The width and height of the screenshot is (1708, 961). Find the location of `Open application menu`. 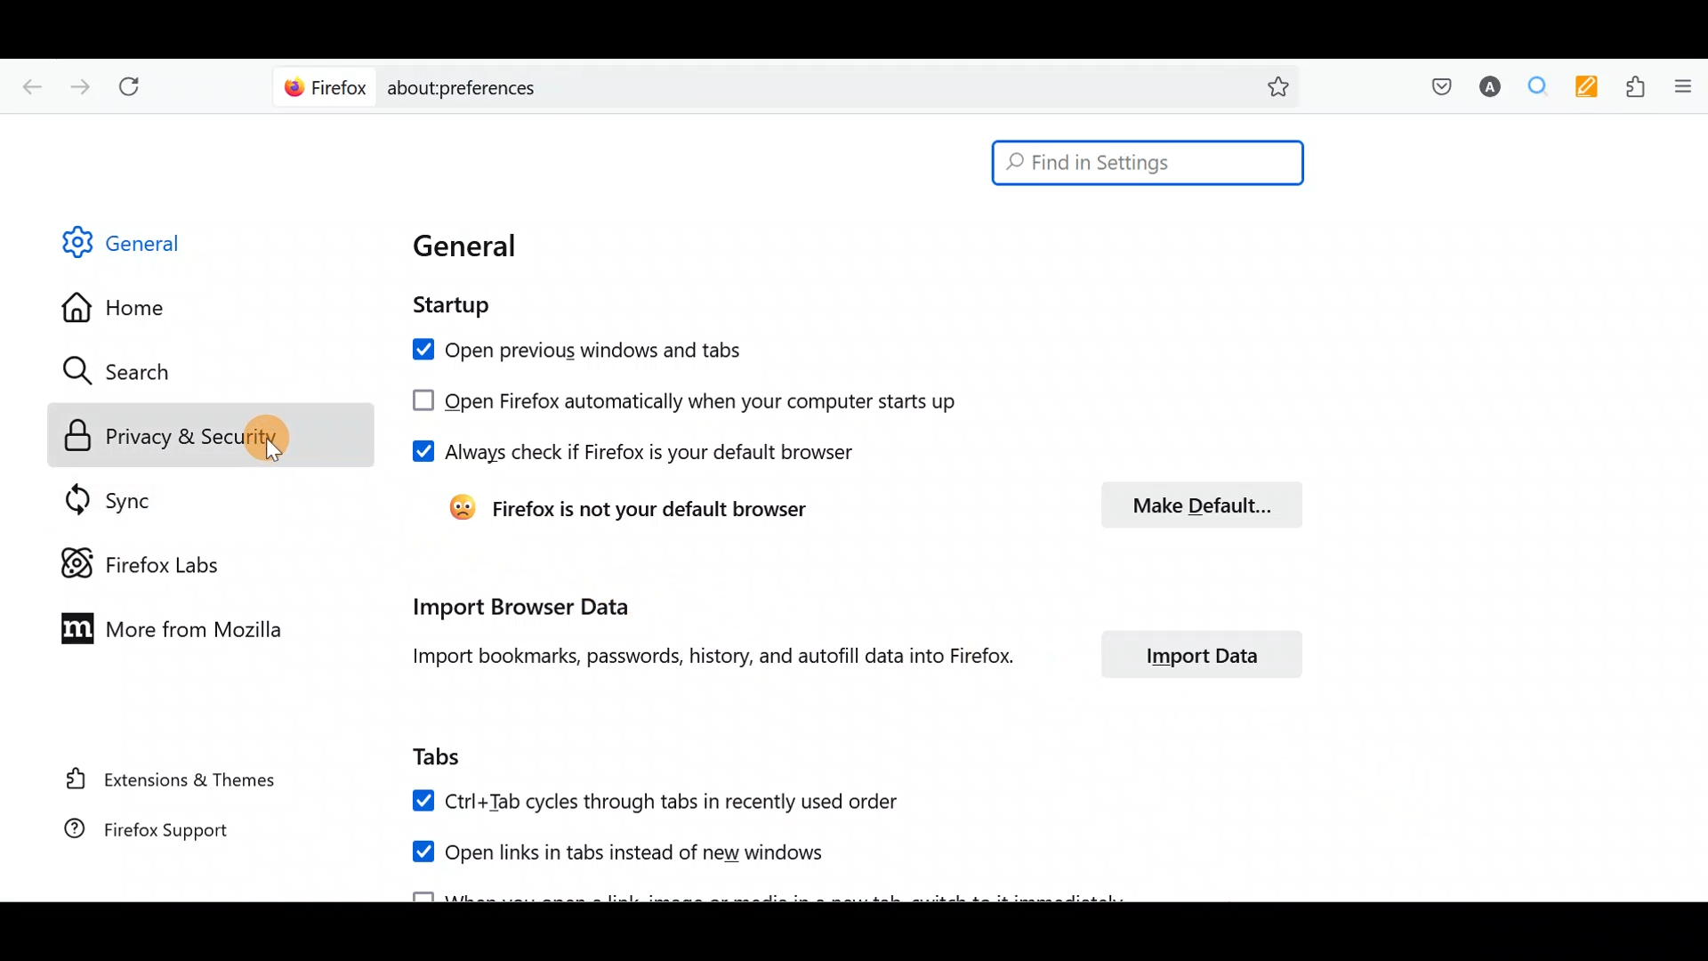

Open application menu is located at coordinates (1681, 88).